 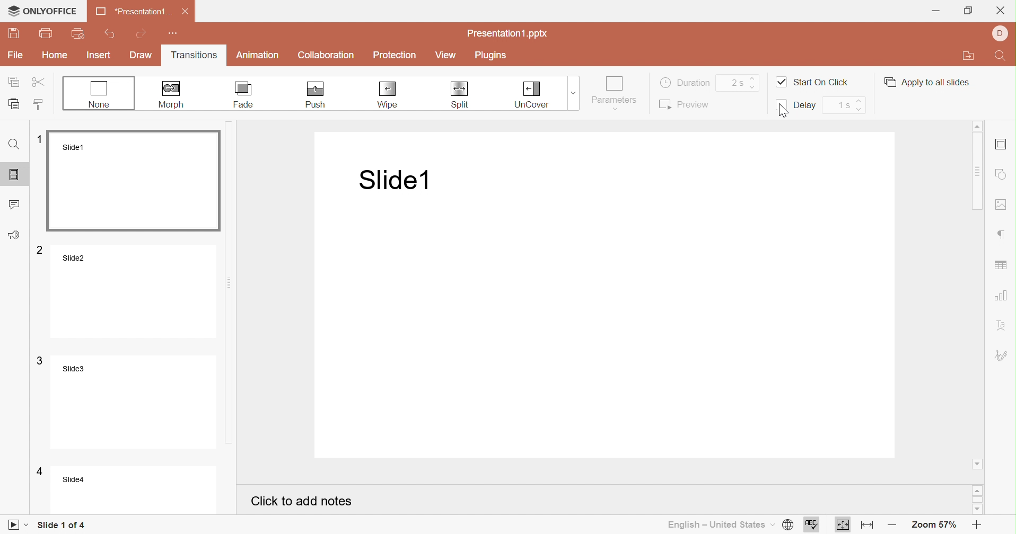 What do you see at coordinates (935, 526) in the screenshot?
I see `Zoom 57%` at bounding box center [935, 526].